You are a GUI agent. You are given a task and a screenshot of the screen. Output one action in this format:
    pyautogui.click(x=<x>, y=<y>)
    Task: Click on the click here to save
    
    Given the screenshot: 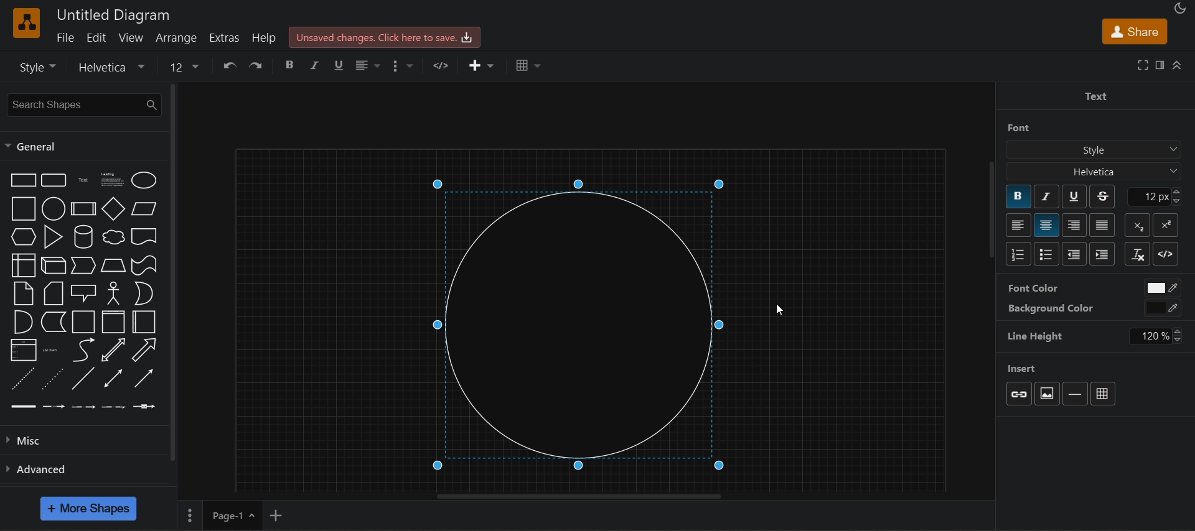 What is the action you would take?
    pyautogui.click(x=385, y=37)
    